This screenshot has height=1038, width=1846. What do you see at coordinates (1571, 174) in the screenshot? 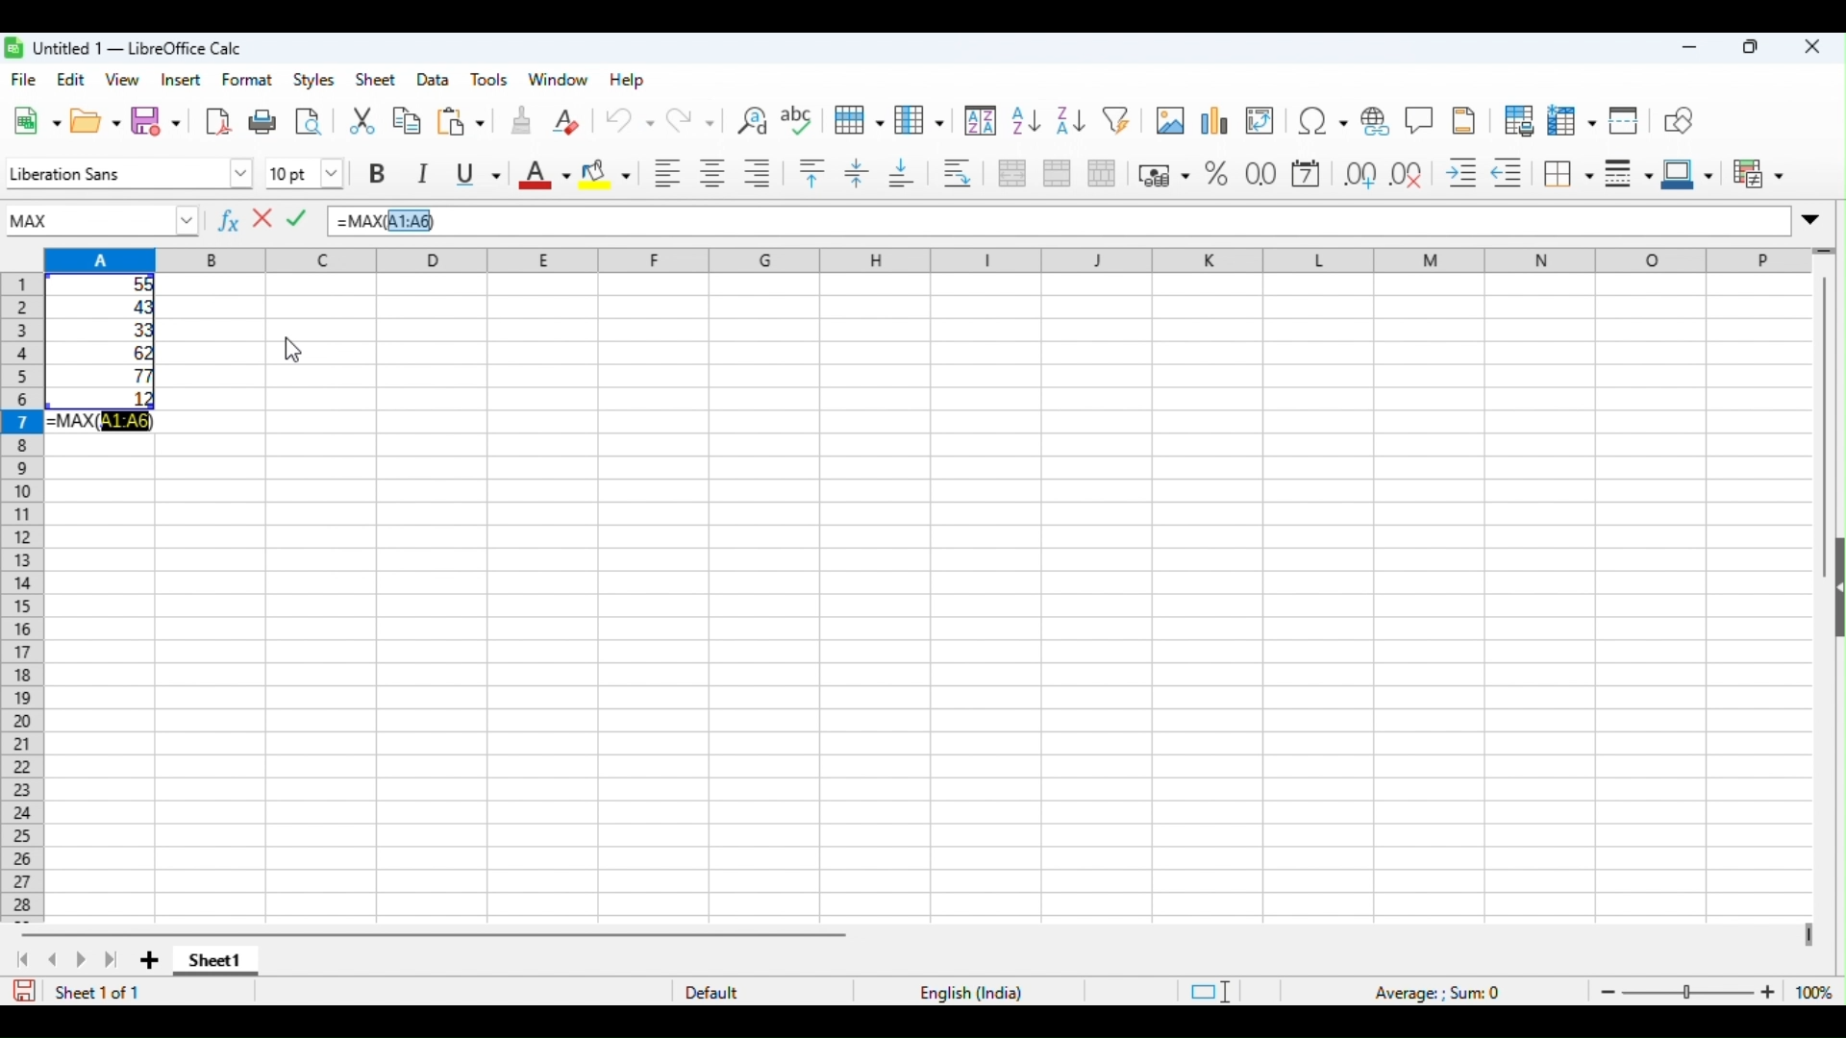
I see `border` at bounding box center [1571, 174].